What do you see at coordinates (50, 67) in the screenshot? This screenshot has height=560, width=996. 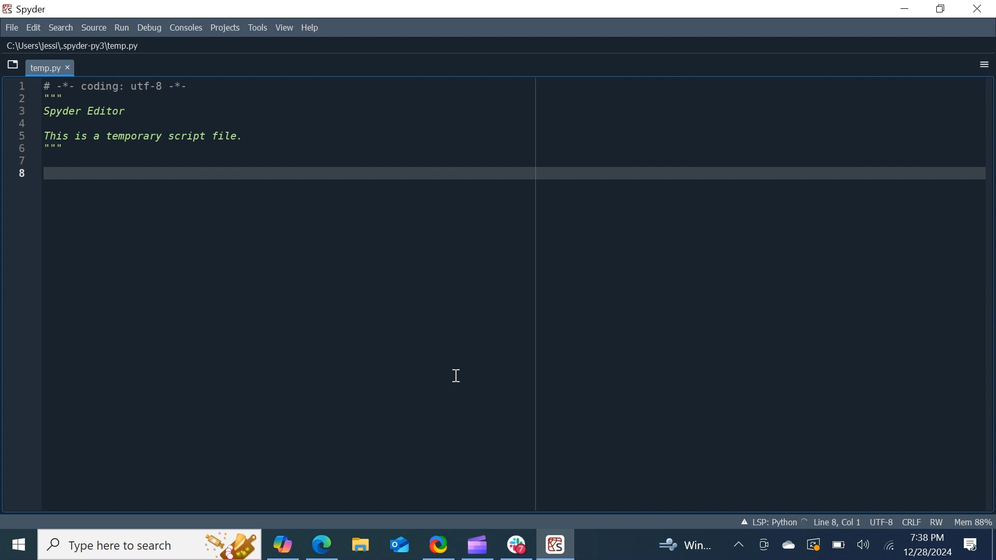 I see `Current tab` at bounding box center [50, 67].